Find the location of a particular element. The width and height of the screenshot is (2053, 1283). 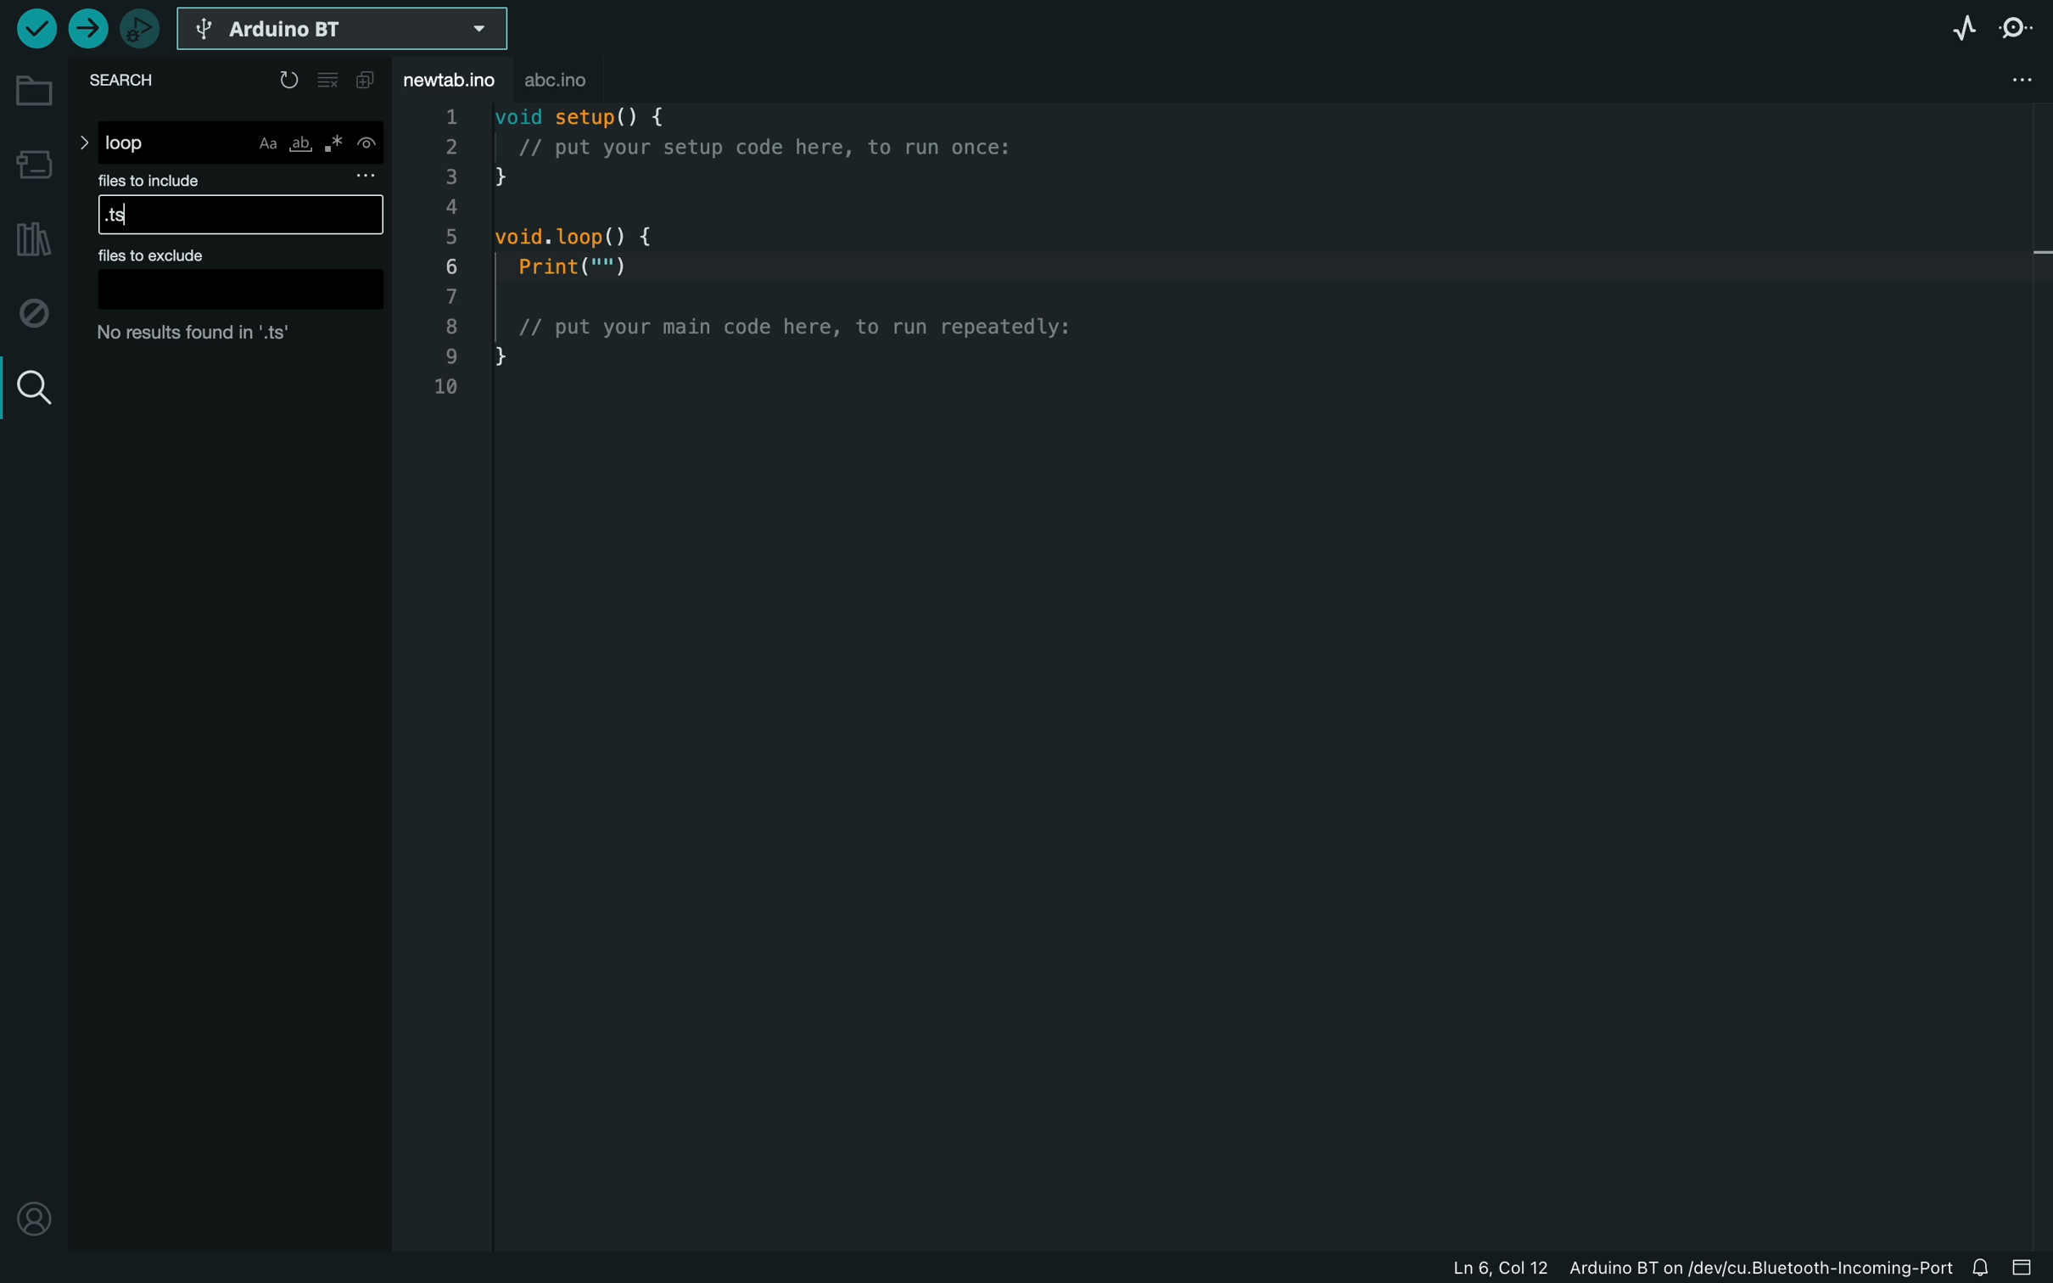

search is located at coordinates (32, 389).